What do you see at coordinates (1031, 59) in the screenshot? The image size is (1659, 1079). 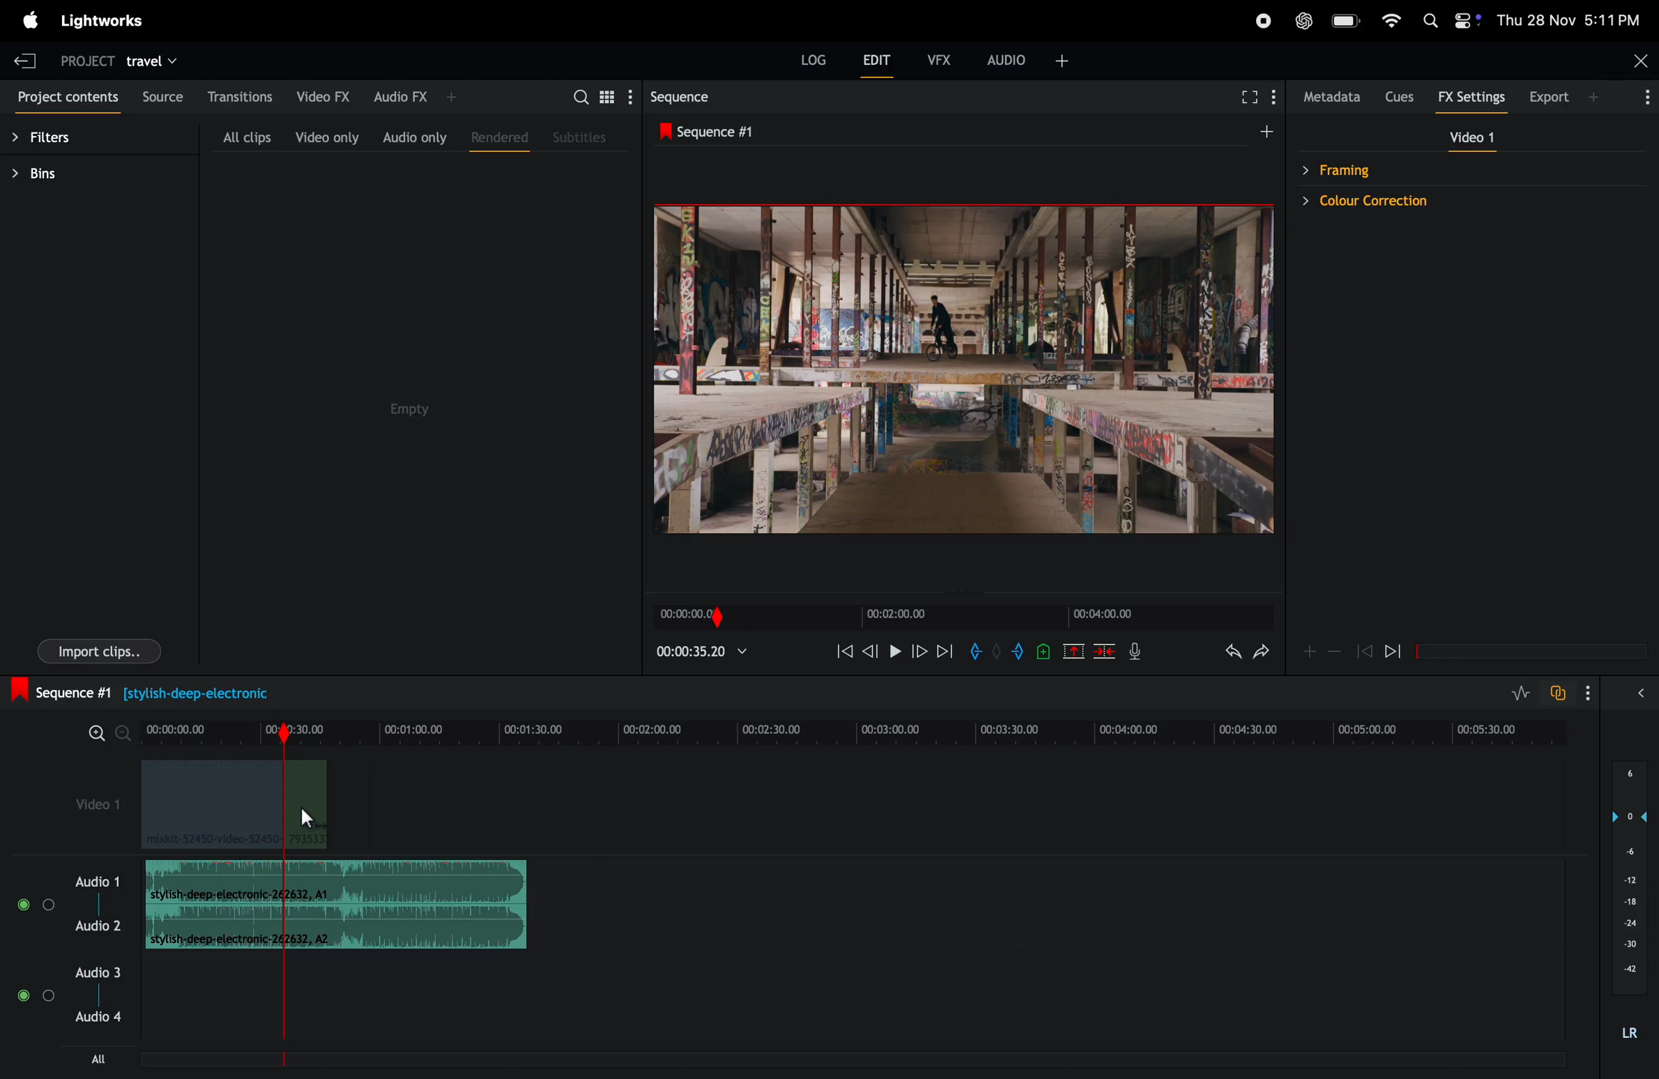 I see `audio ` at bounding box center [1031, 59].